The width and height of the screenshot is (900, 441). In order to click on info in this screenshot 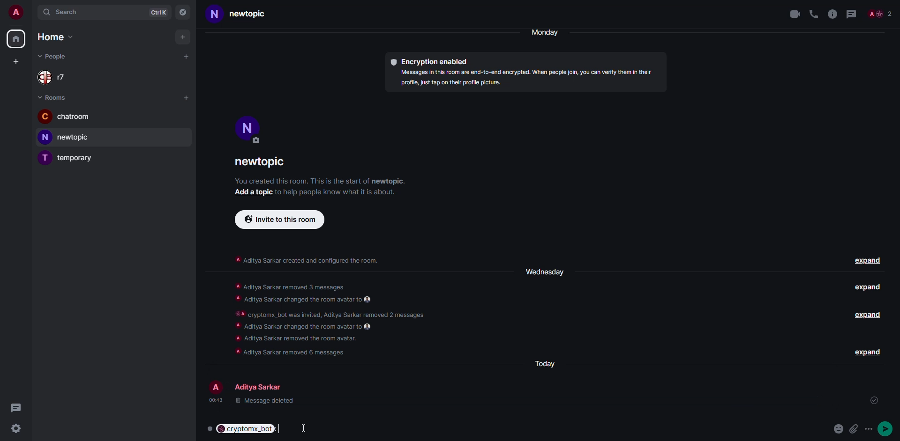, I will do `click(832, 14)`.